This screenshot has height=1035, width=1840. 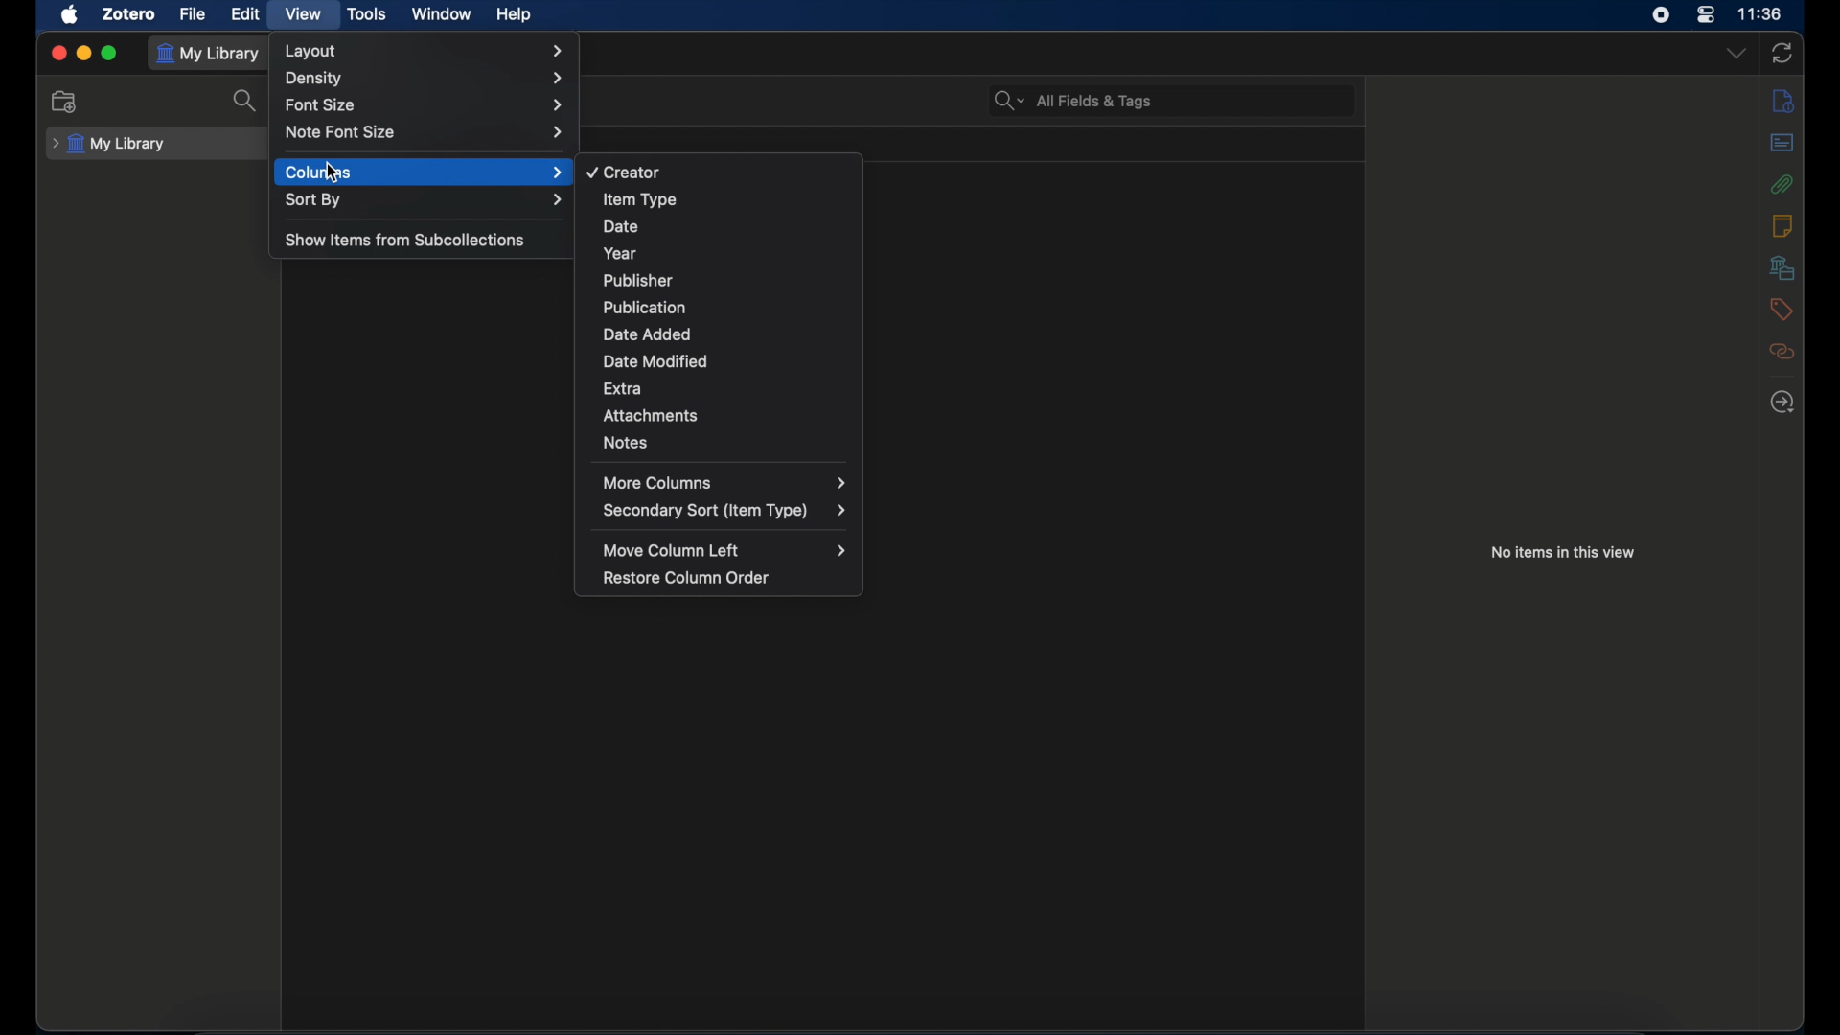 What do you see at coordinates (84, 53) in the screenshot?
I see `minimize` at bounding box center [84, 53].